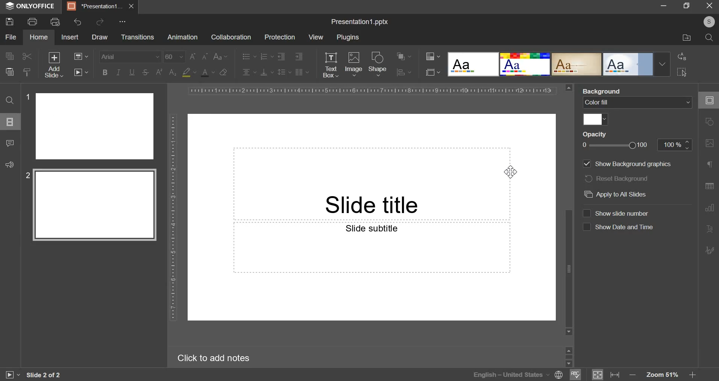 The height and width of the screenshot is (381, 719). I want to click on copy, so click(9, 57).